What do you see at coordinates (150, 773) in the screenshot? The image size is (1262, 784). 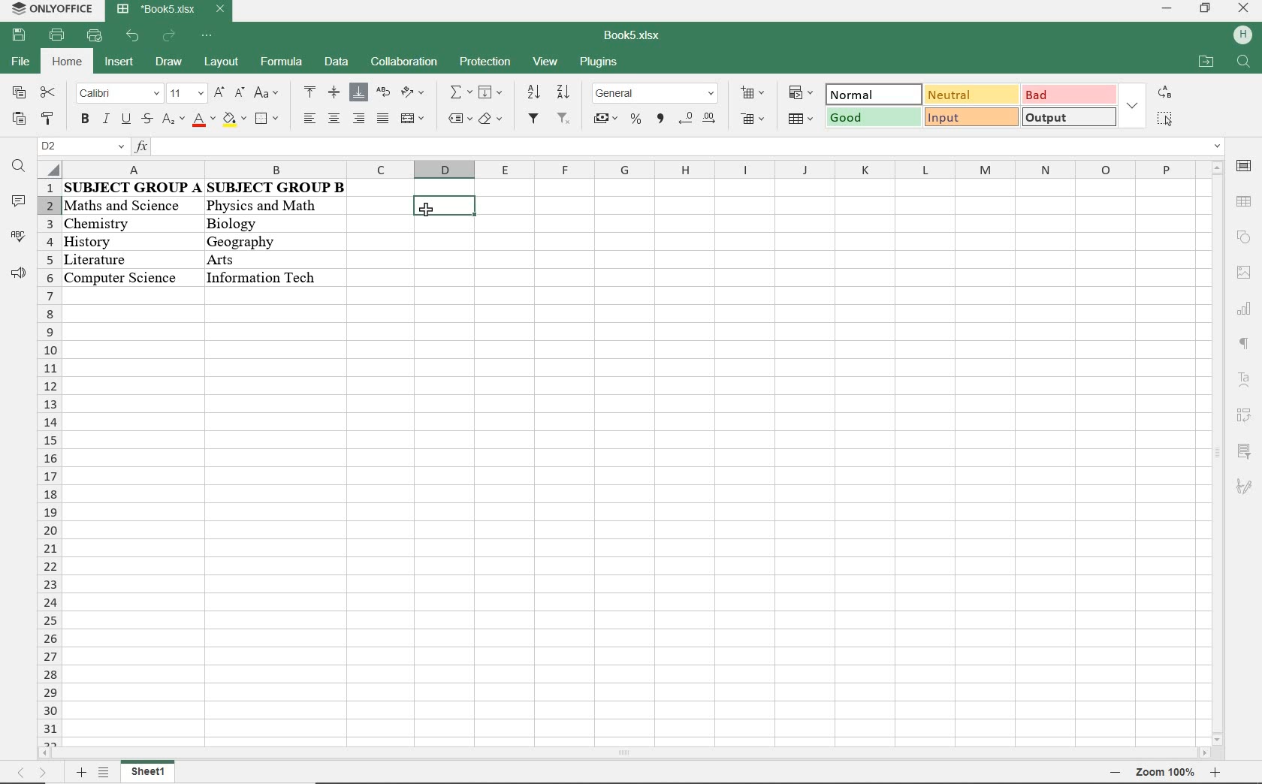 I see `sheet1` at bounding box center [150, 773].